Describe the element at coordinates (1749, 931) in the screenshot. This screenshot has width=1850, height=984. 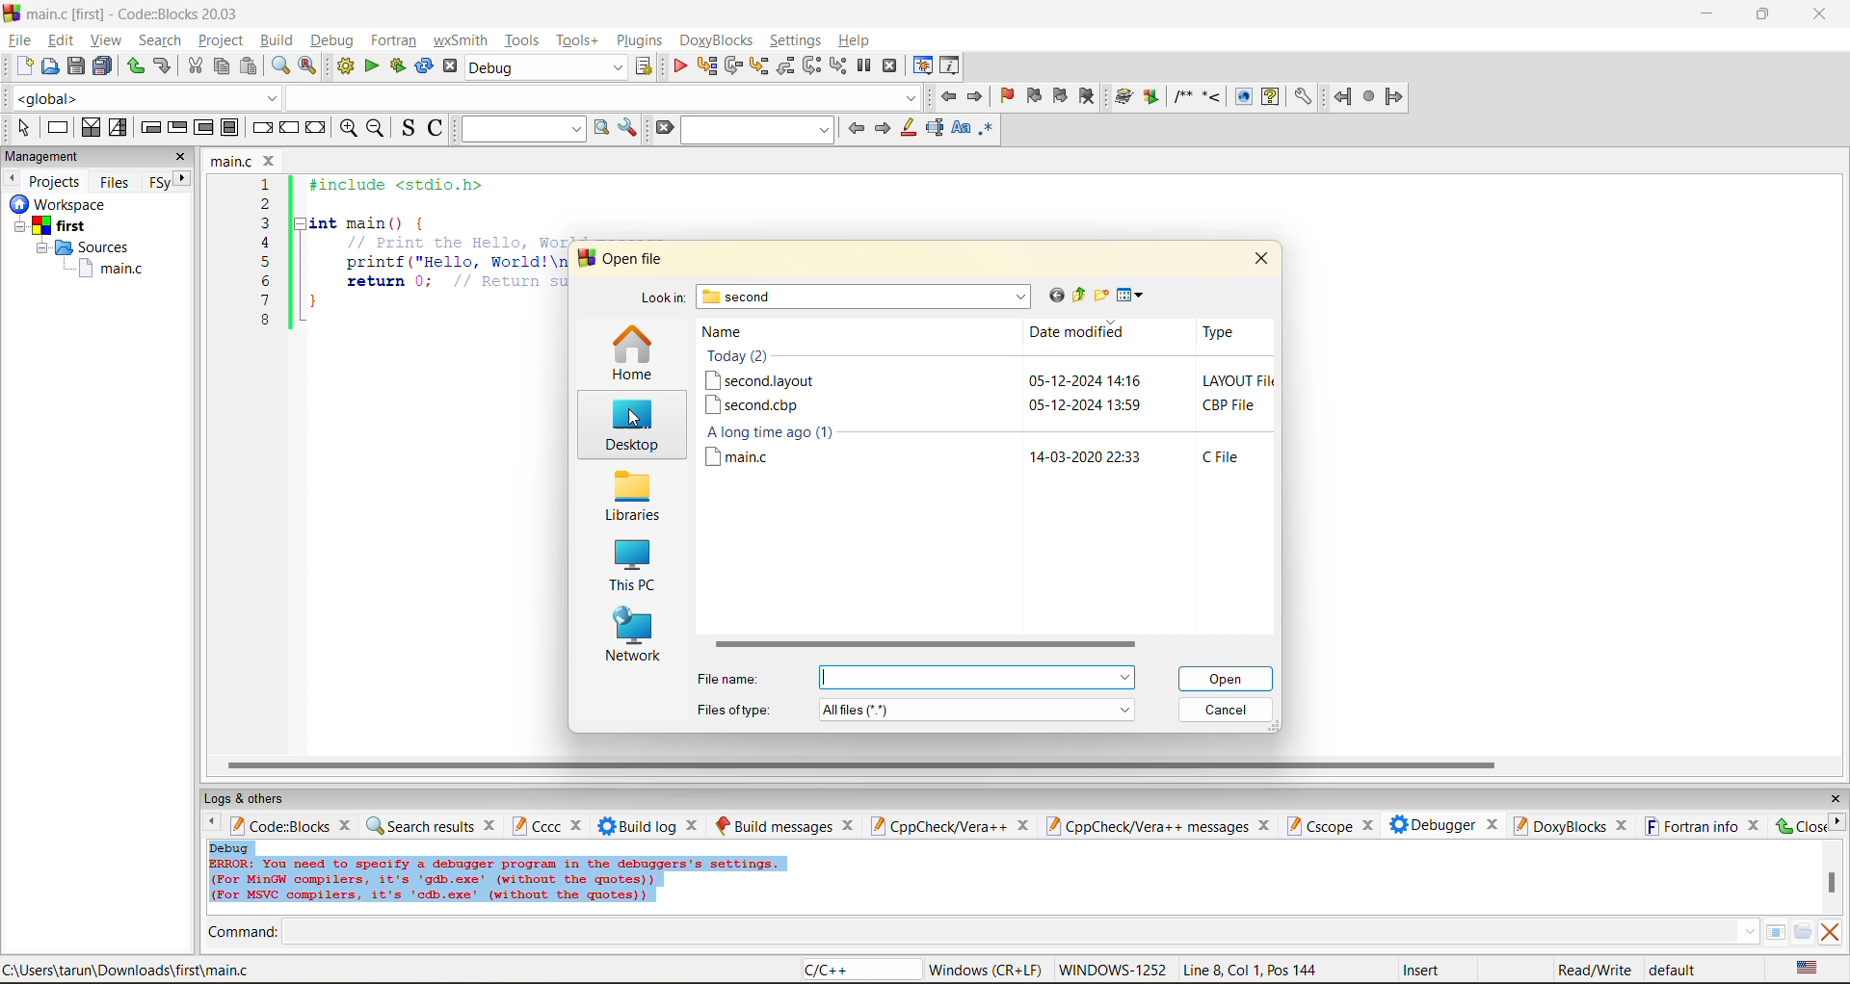
I see `down` at that location.